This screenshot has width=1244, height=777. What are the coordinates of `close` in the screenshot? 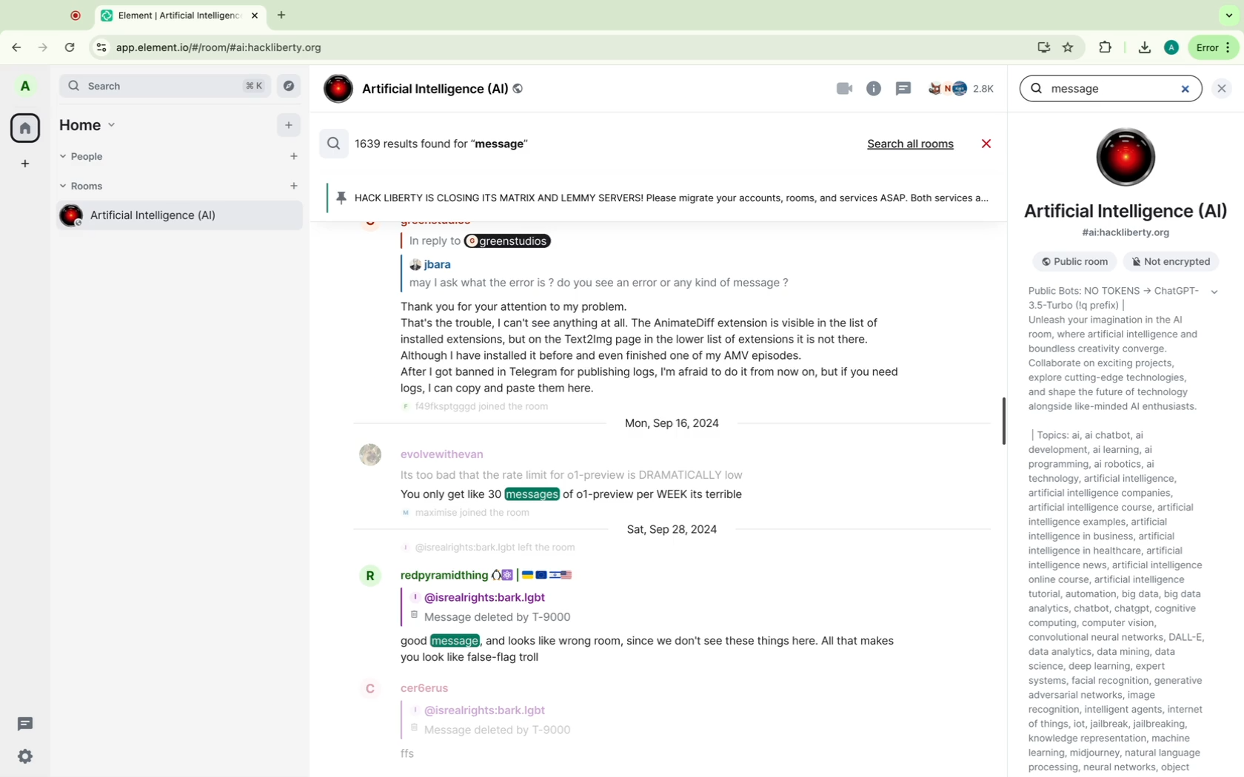 It's located at (989, 145).